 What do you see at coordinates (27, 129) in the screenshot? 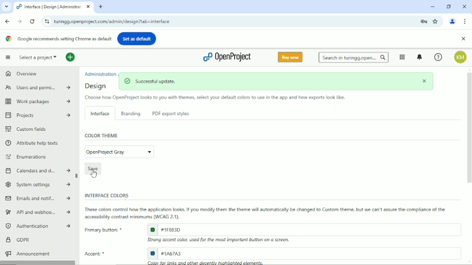
I see `Custom fields` at bounding box center [27, 129].